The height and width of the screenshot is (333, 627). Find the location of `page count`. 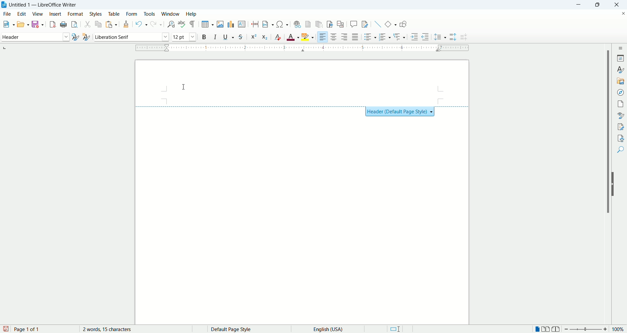

page count is located at coordinates (46, 329).